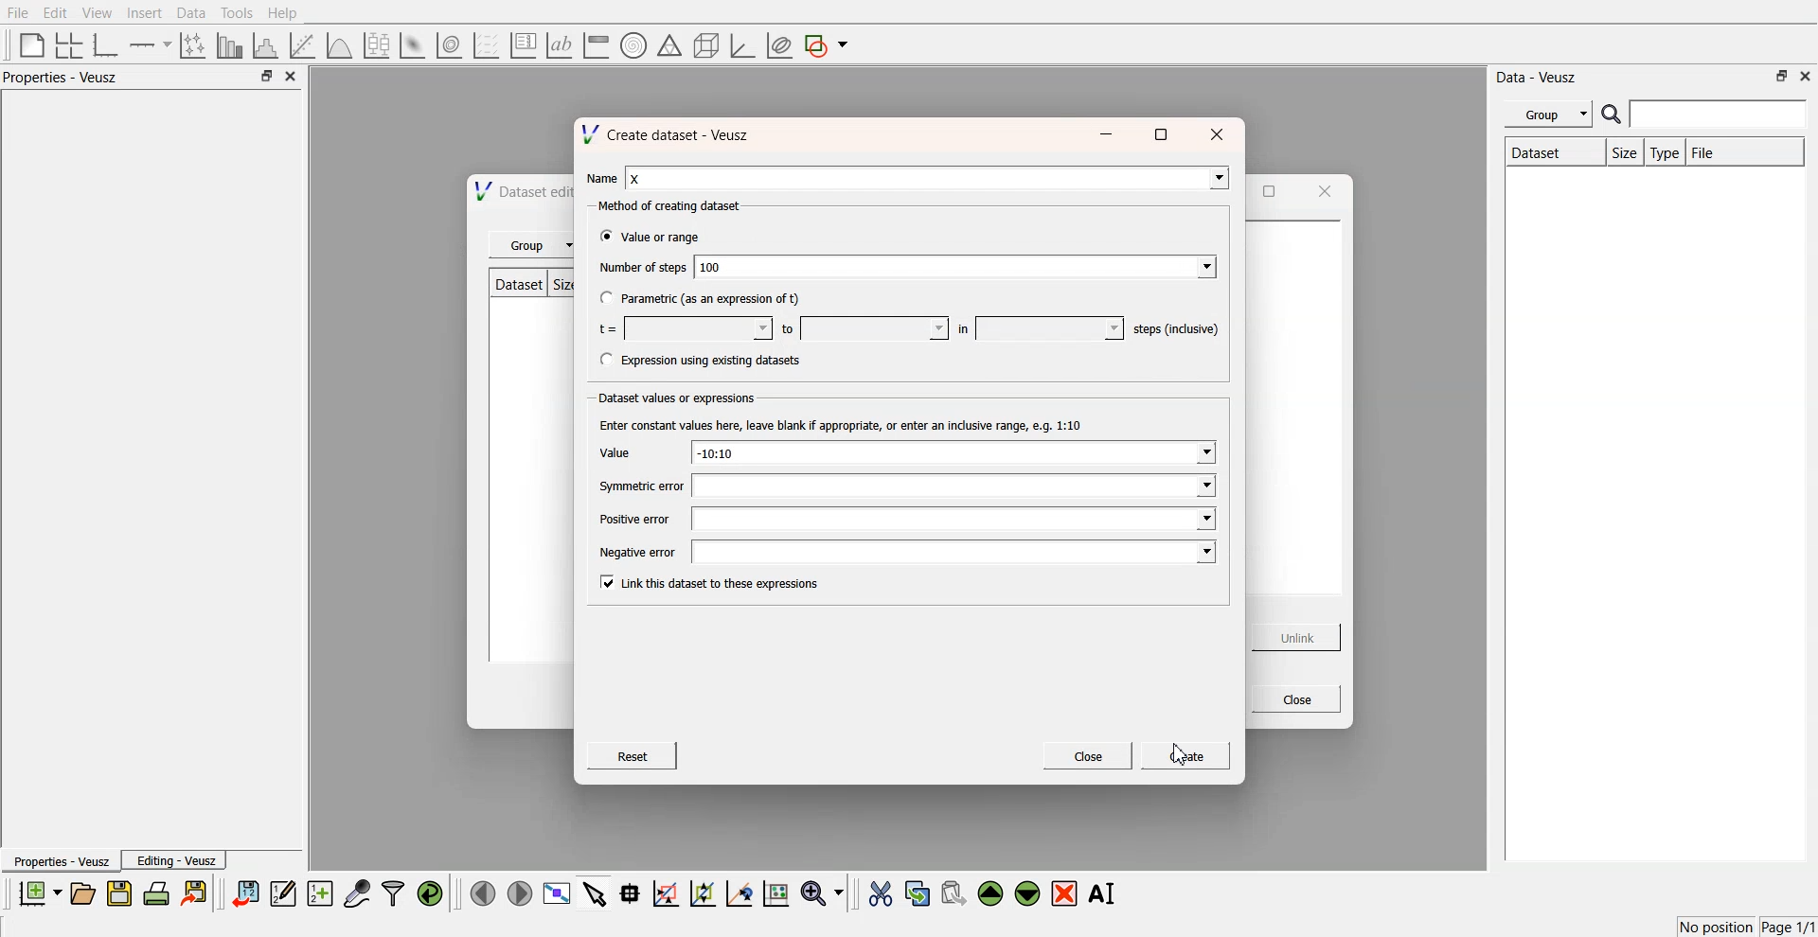  Describe the element at coordinates (191, 44) in the screenshot. I see `plot points with non-orthogonal axes` at that location.